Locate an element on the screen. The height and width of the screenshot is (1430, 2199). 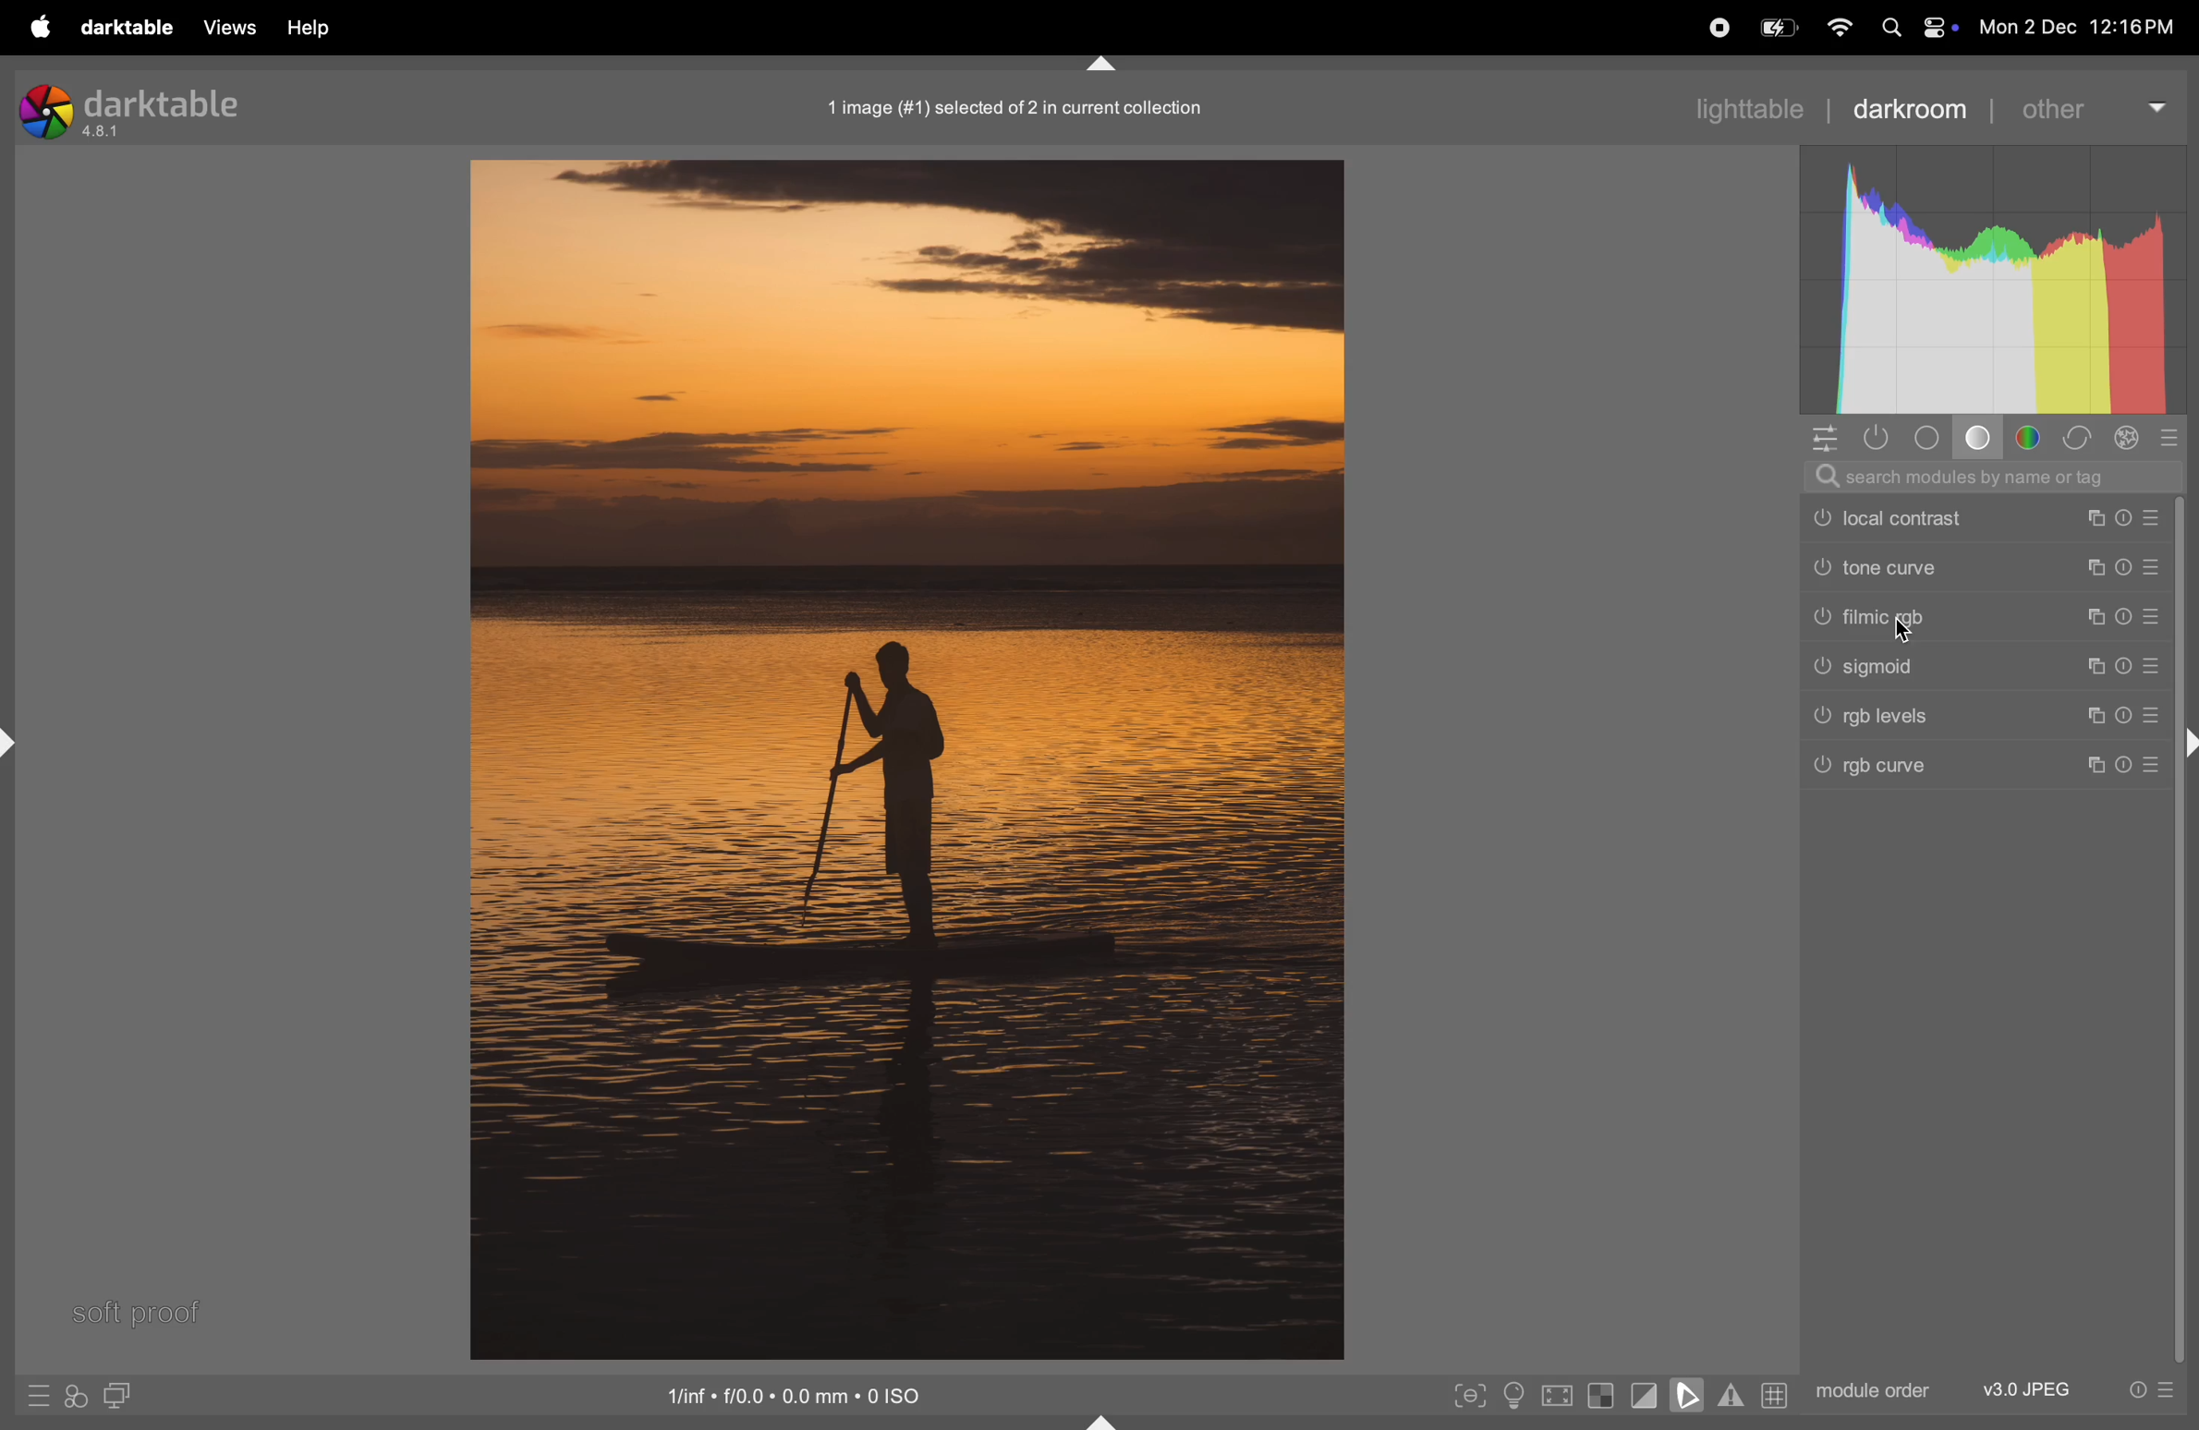
record is located at coordinates (1714, 26).